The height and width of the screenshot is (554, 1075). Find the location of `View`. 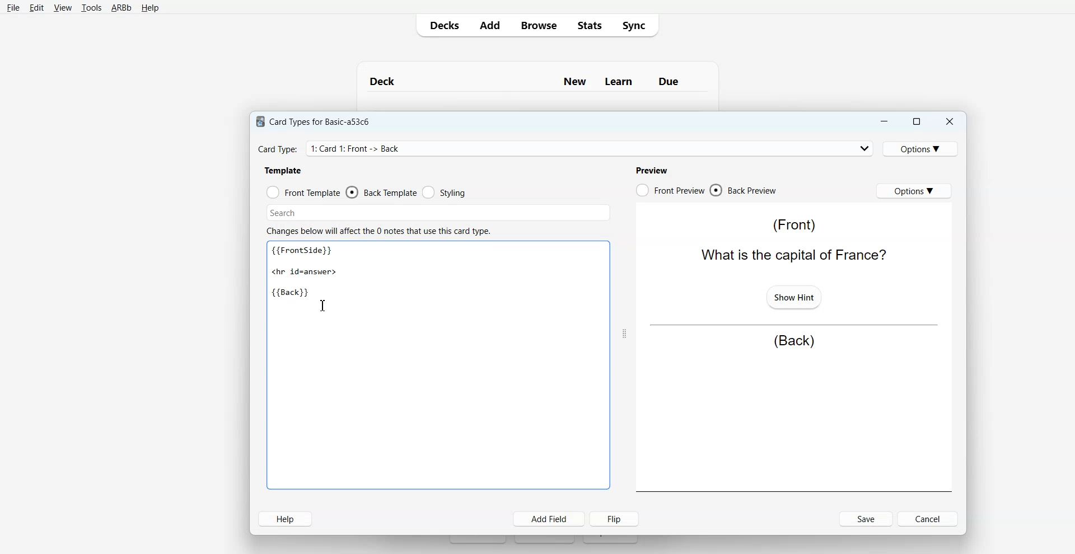

View is located at coordinates (63, 8).